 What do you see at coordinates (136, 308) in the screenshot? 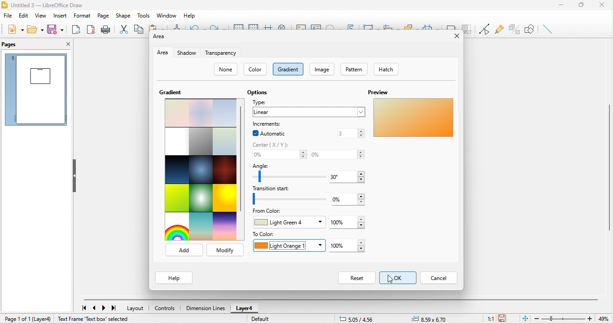
I see `layout` at bounding box center [136, 308].